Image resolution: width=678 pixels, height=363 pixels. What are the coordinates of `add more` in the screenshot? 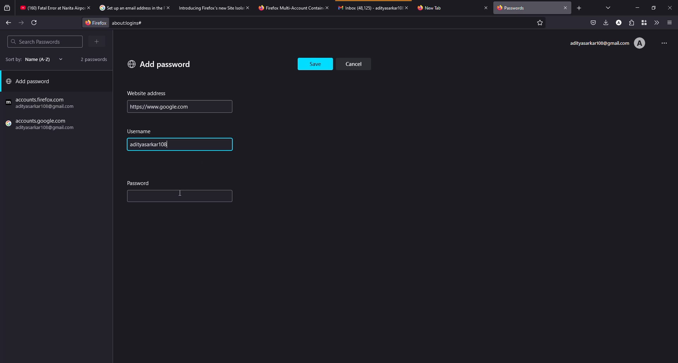 It's located at (98, 41).